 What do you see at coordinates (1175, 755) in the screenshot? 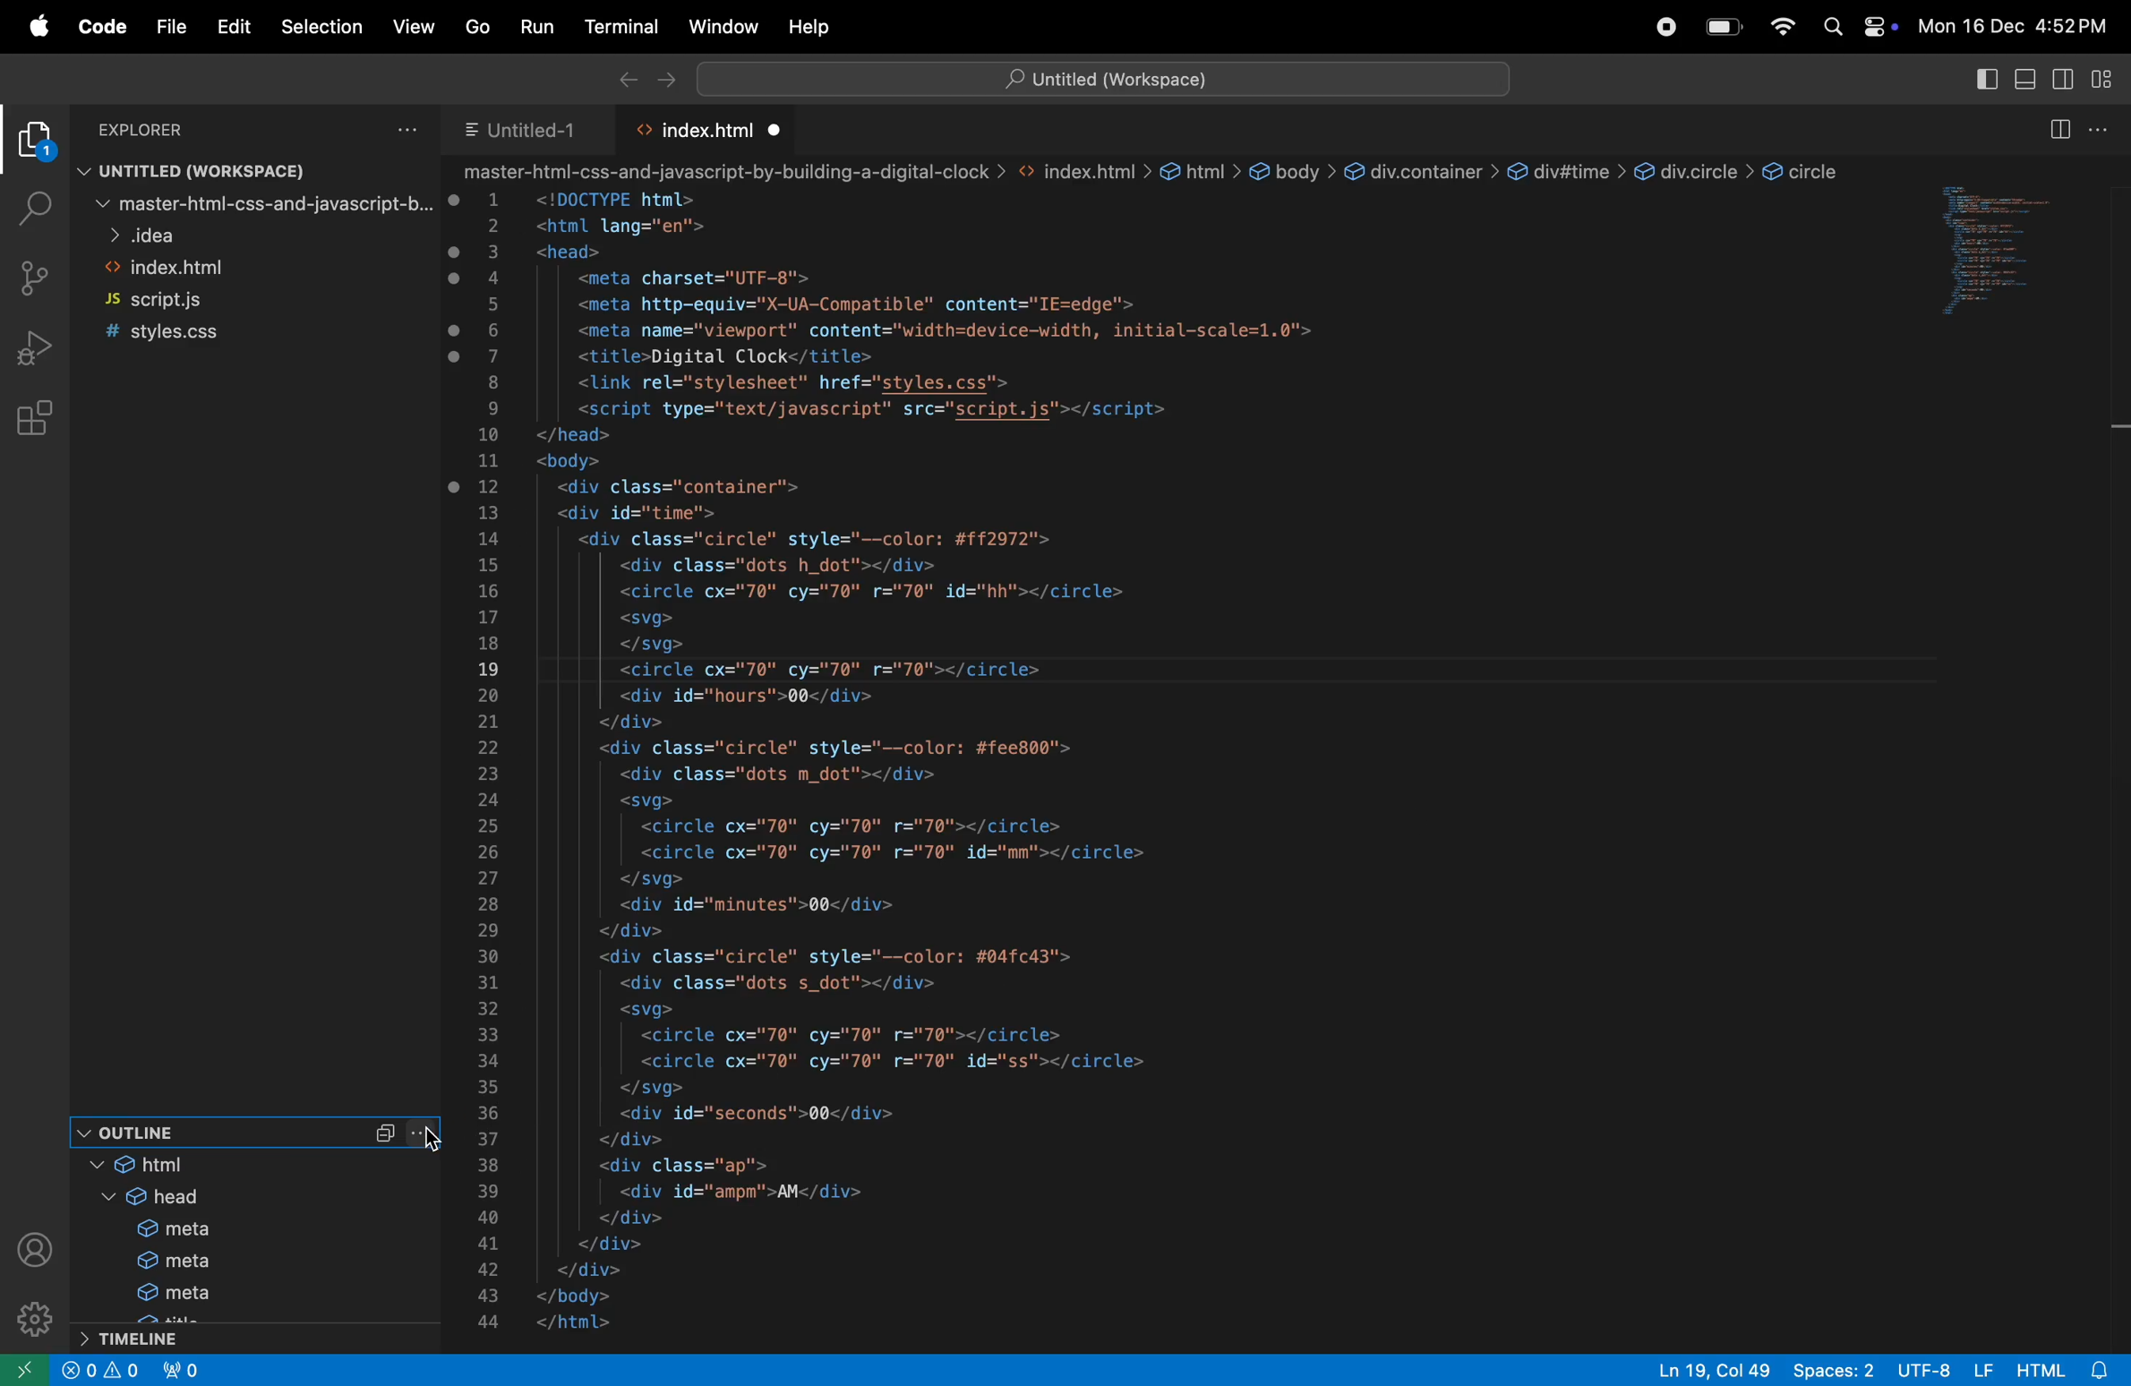
I see `code block about the web page using html` at bounding box center [1175, 755].